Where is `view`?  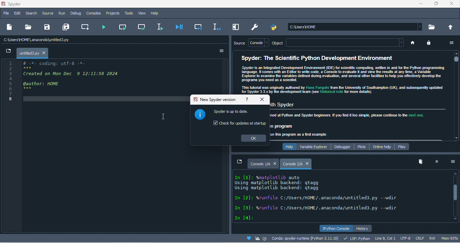 view is located at coordinates (142, 13).